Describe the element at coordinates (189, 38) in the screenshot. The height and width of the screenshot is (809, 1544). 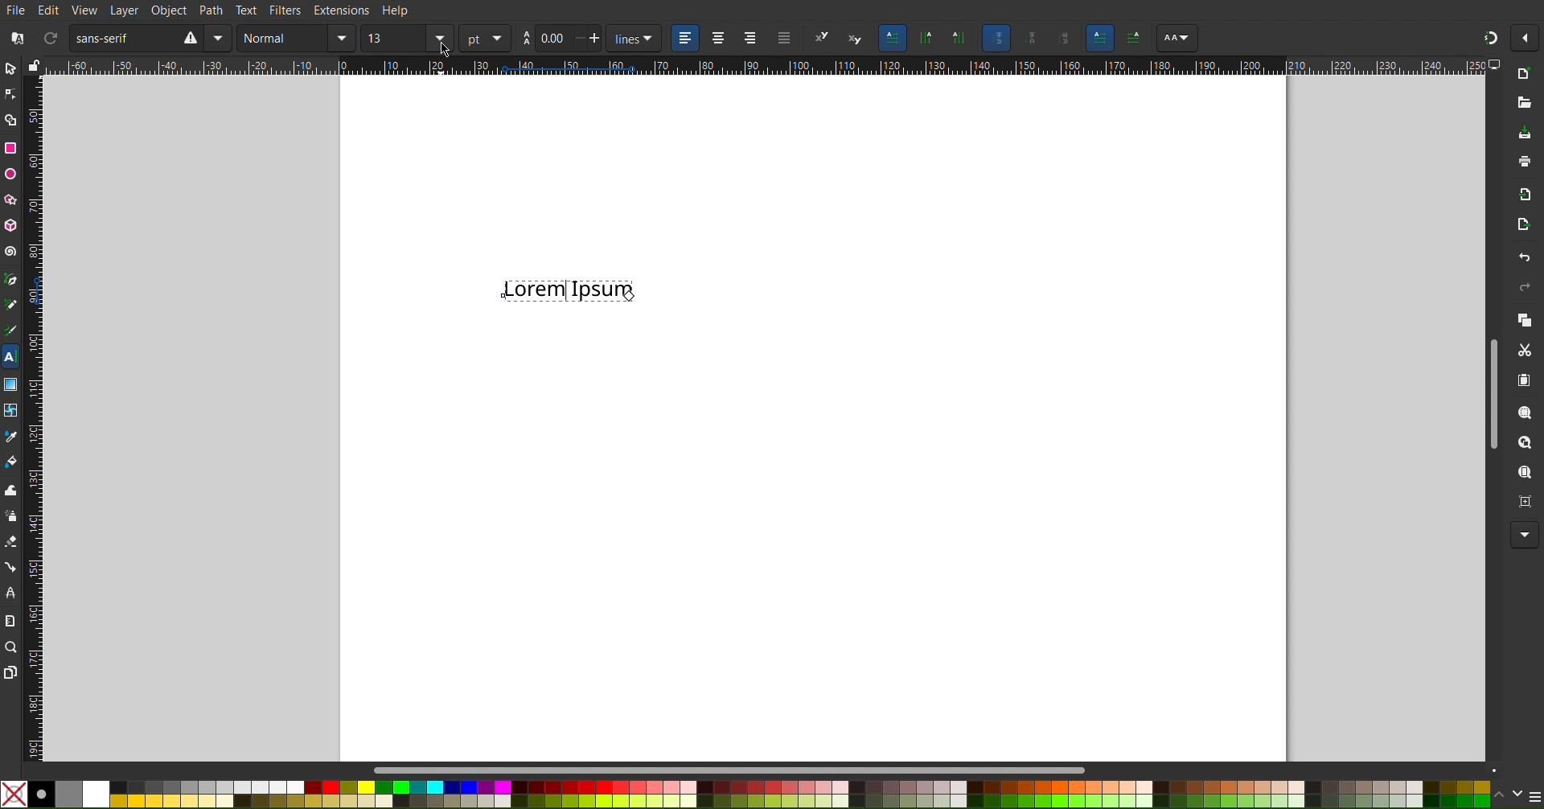
I see `warning` at that location.